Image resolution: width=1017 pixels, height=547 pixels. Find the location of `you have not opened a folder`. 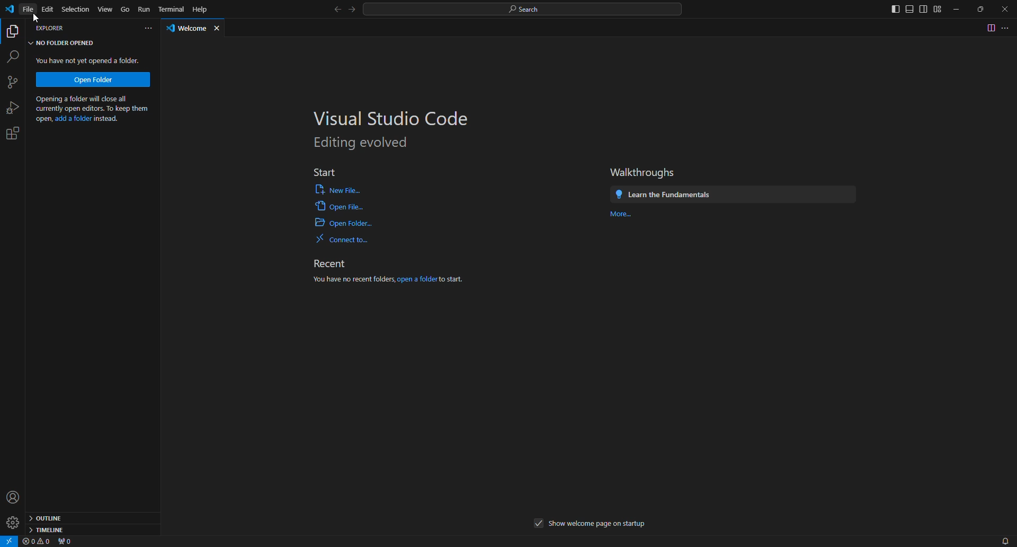

you have not opened a folder is located at coordinates (91, 60).